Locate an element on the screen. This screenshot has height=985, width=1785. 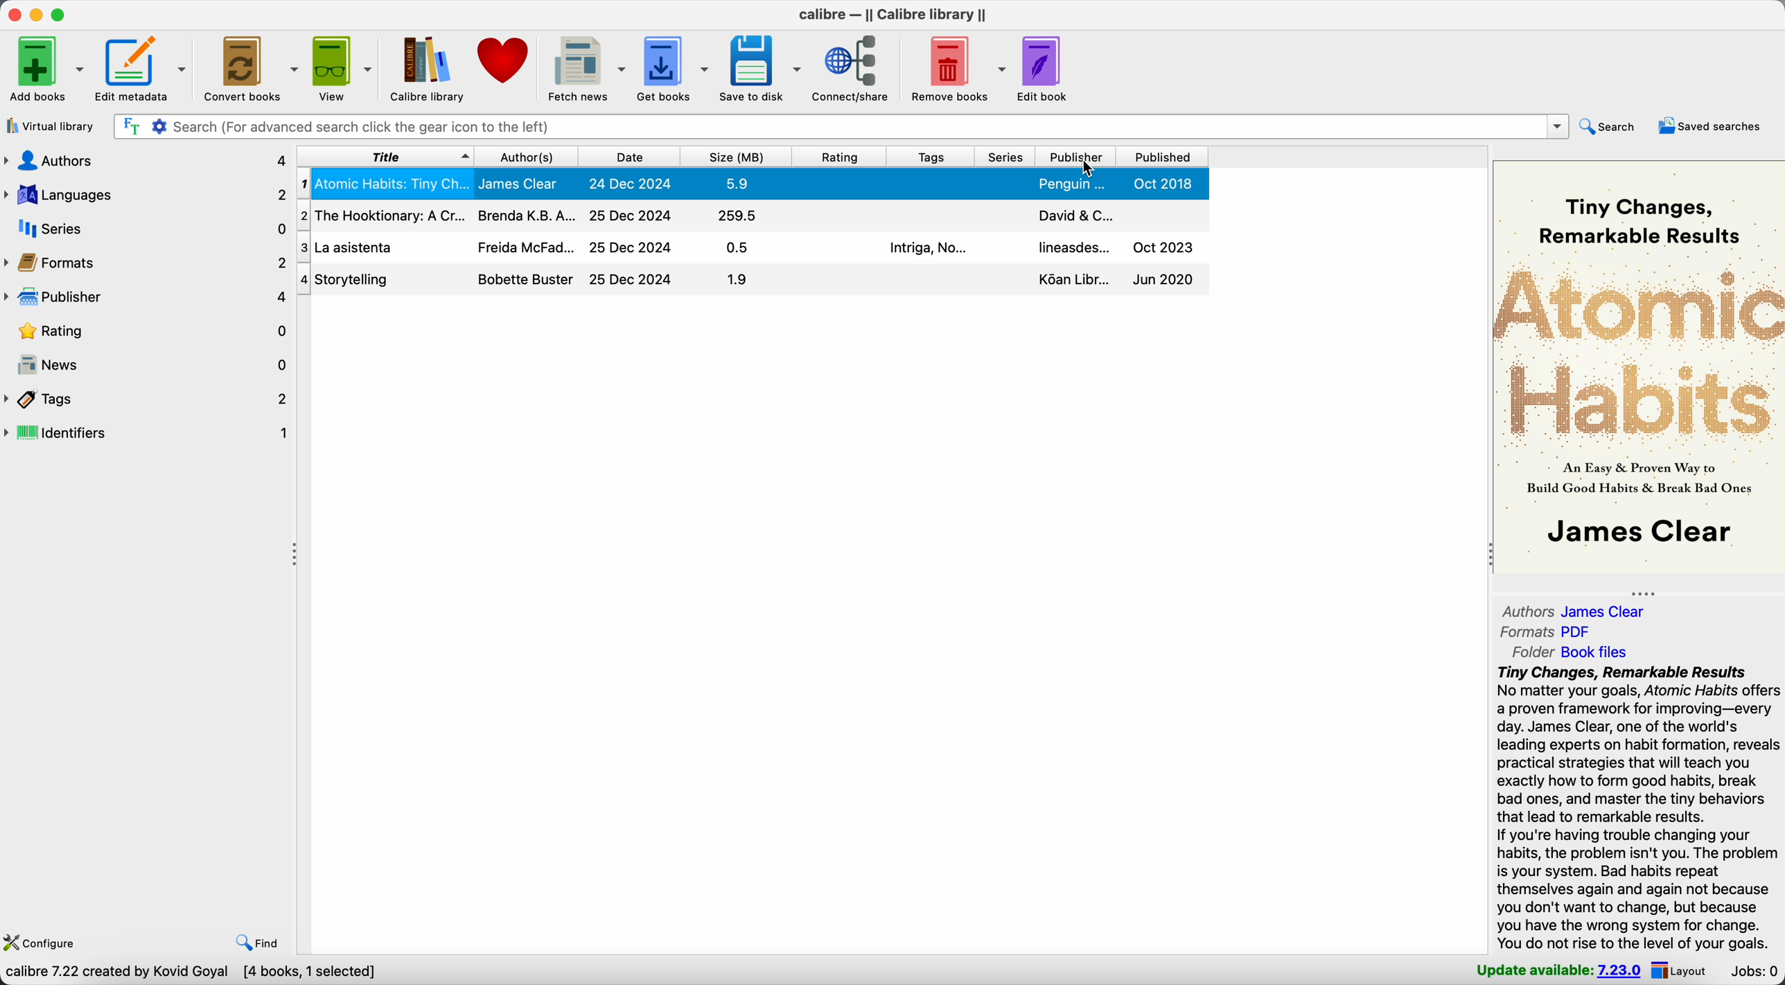
bobette buster is located at coordinates (527, 277).